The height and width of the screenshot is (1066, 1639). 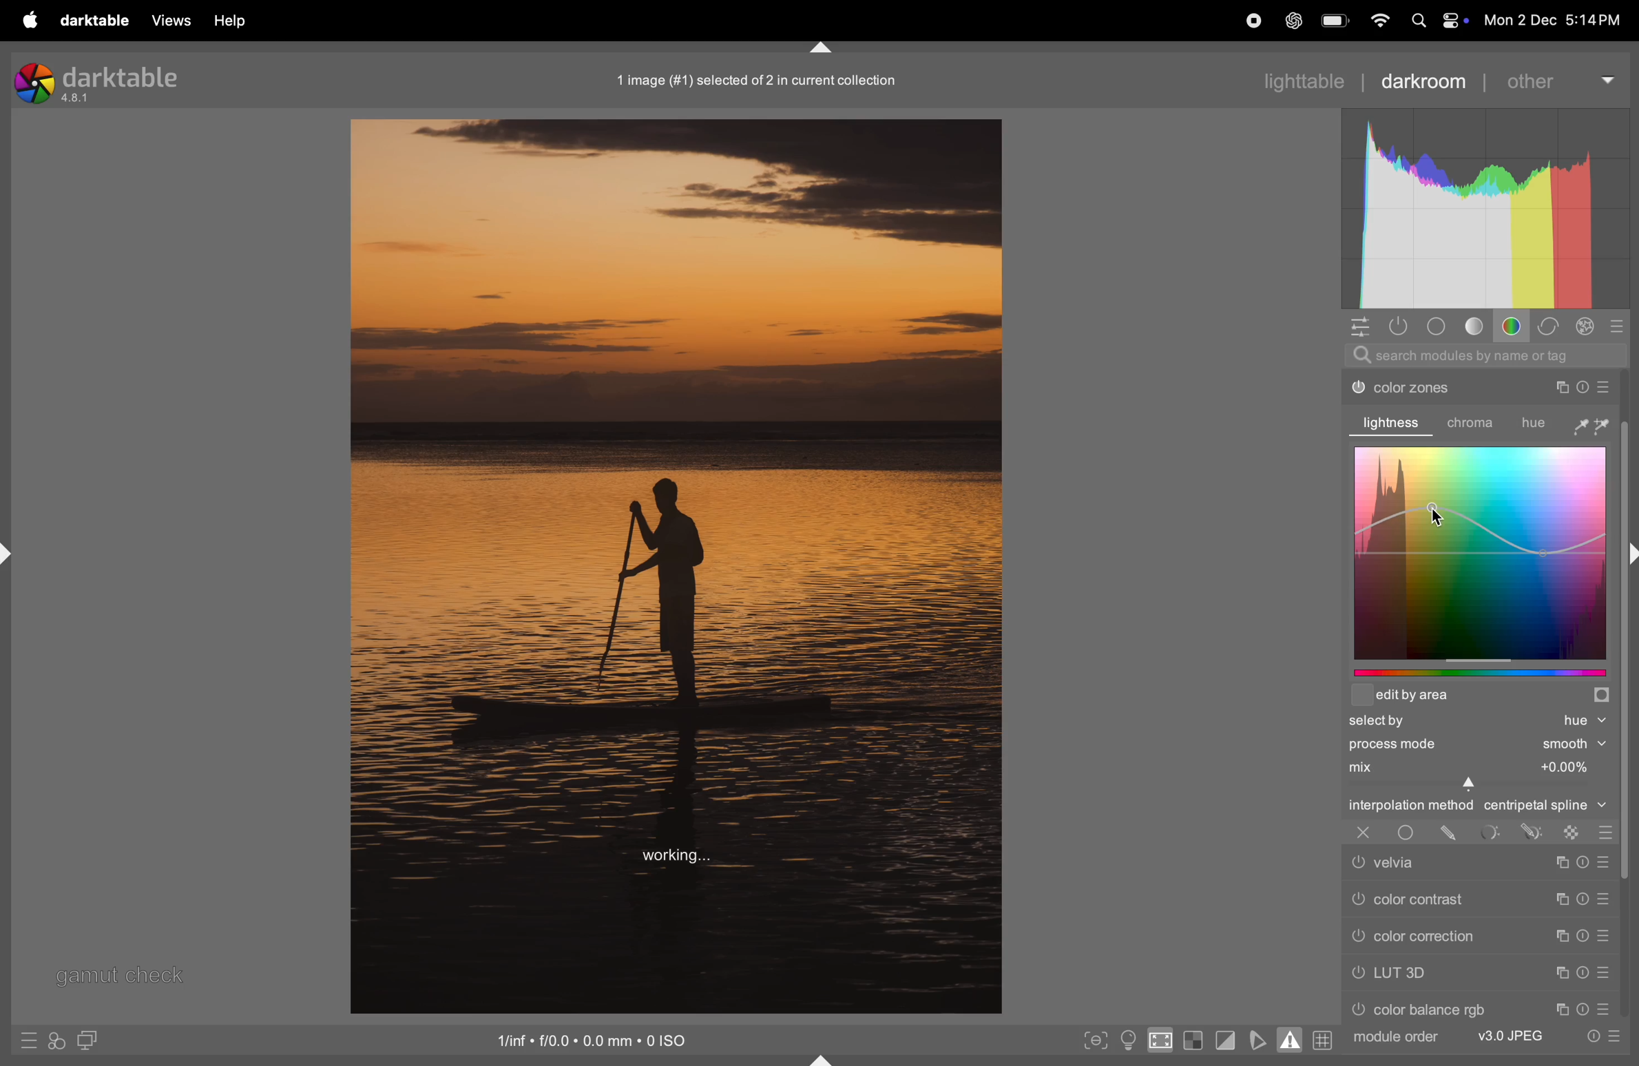 What do you see at coordinates (1560, 1010) in the screenshot?
I see `Copy` at bounding box center [1560, 1010].